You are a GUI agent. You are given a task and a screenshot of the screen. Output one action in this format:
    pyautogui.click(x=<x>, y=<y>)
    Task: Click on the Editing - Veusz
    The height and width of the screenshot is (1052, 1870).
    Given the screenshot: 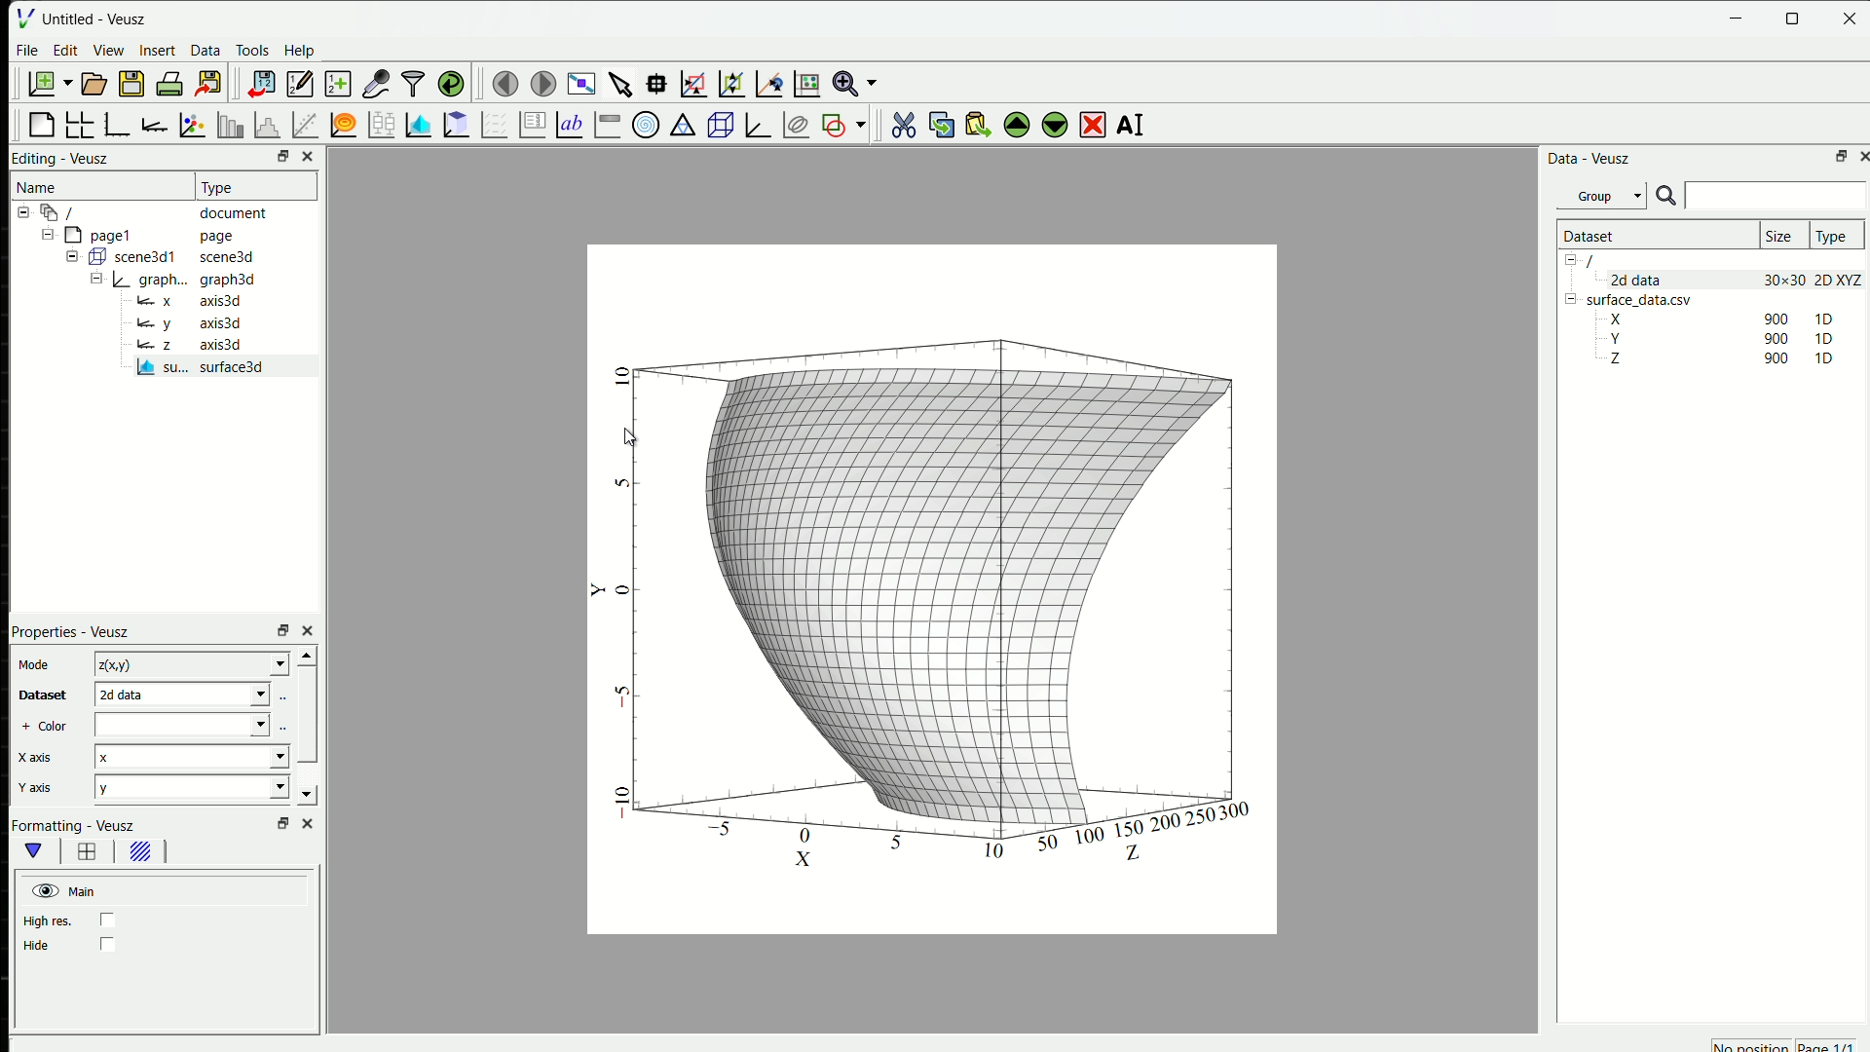 What is the action you would take?
    pyautogui.click(x=63, y=159)
    